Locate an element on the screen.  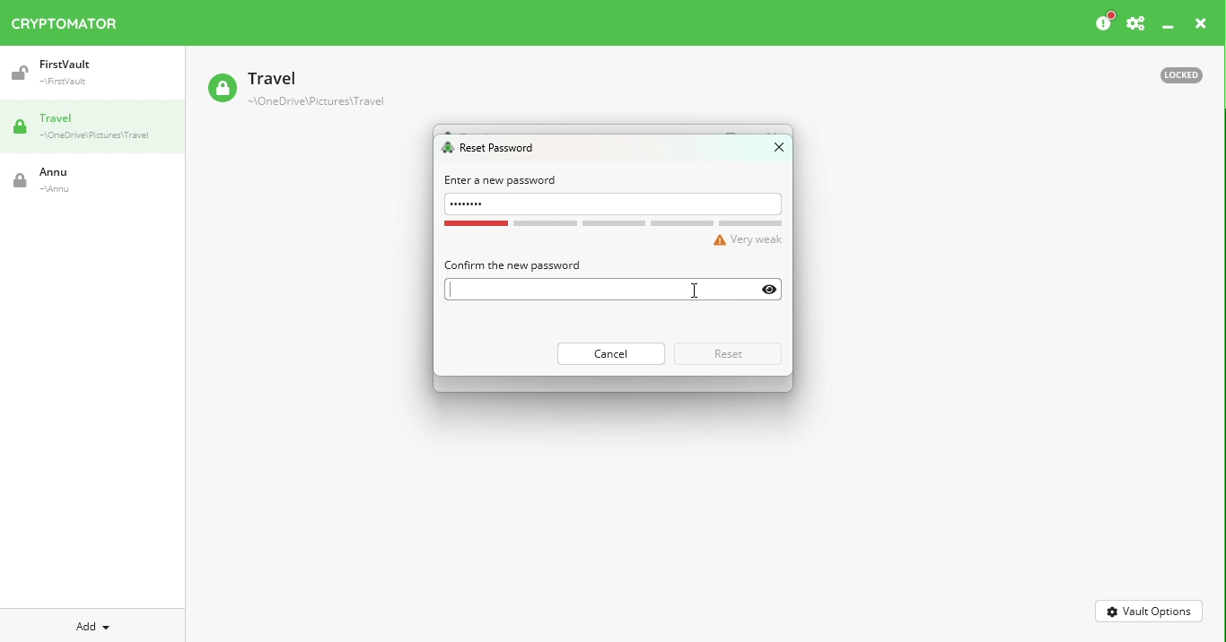
Vault is located at coordinates (83, 73).